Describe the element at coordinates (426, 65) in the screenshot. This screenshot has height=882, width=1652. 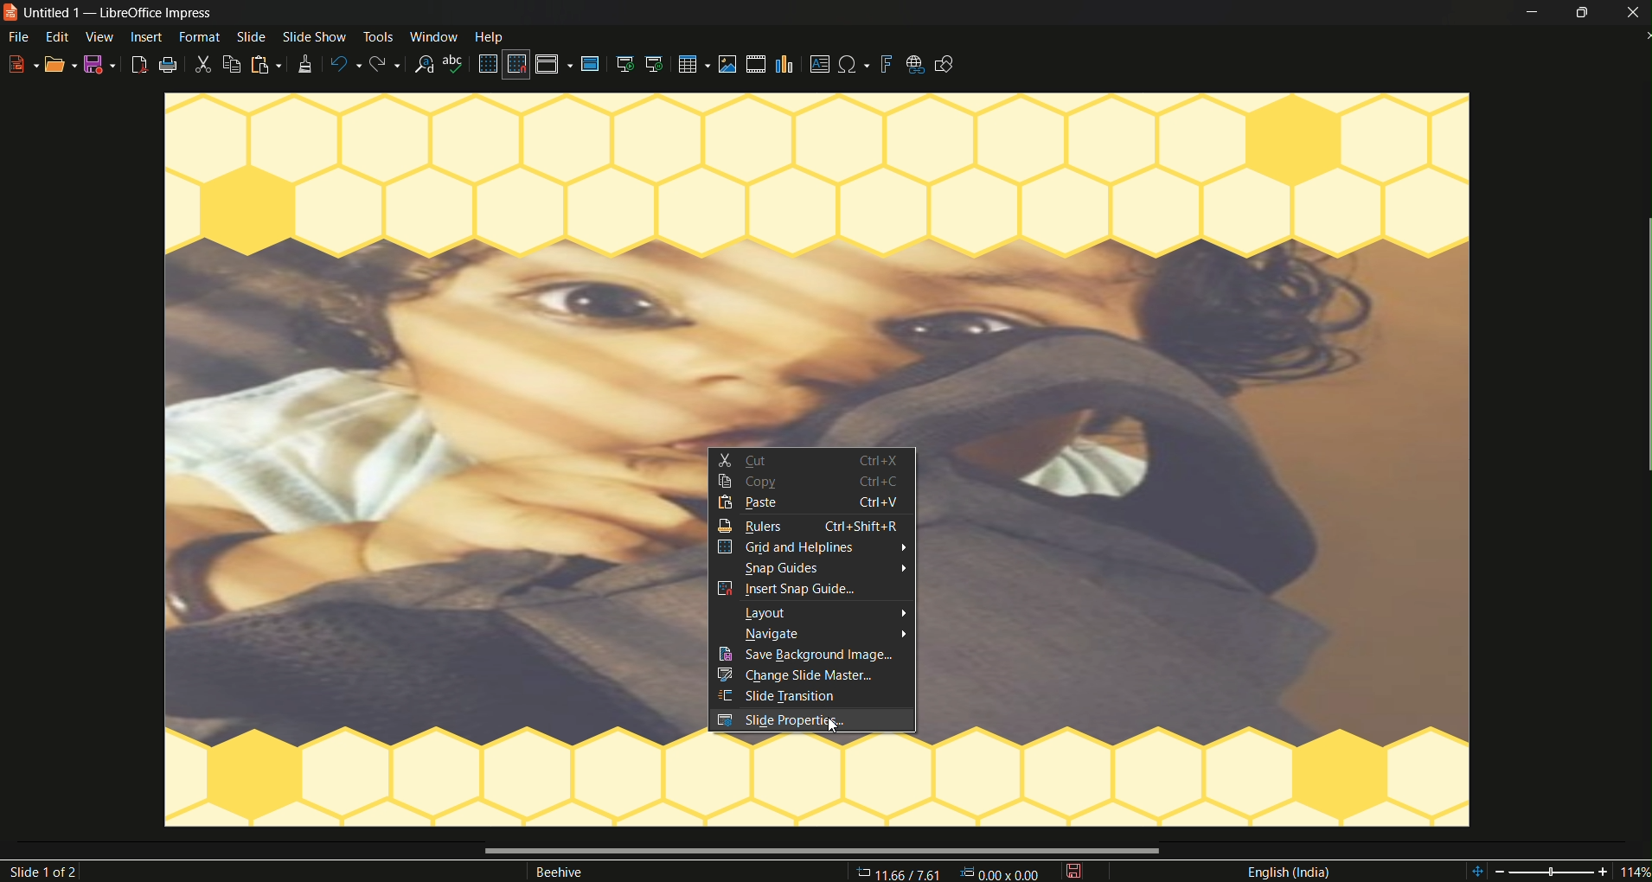
I see `find and replace` at that location.